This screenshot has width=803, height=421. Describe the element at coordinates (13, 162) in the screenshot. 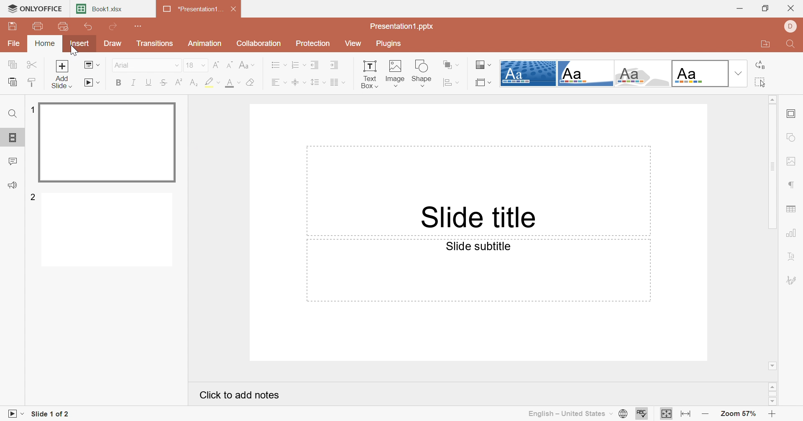

I see `Comments` at that location.